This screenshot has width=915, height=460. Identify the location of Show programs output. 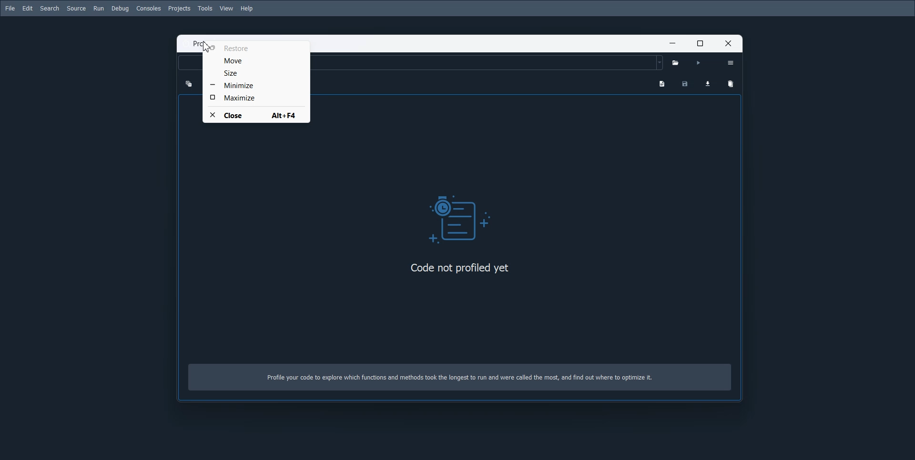
(661, 83).